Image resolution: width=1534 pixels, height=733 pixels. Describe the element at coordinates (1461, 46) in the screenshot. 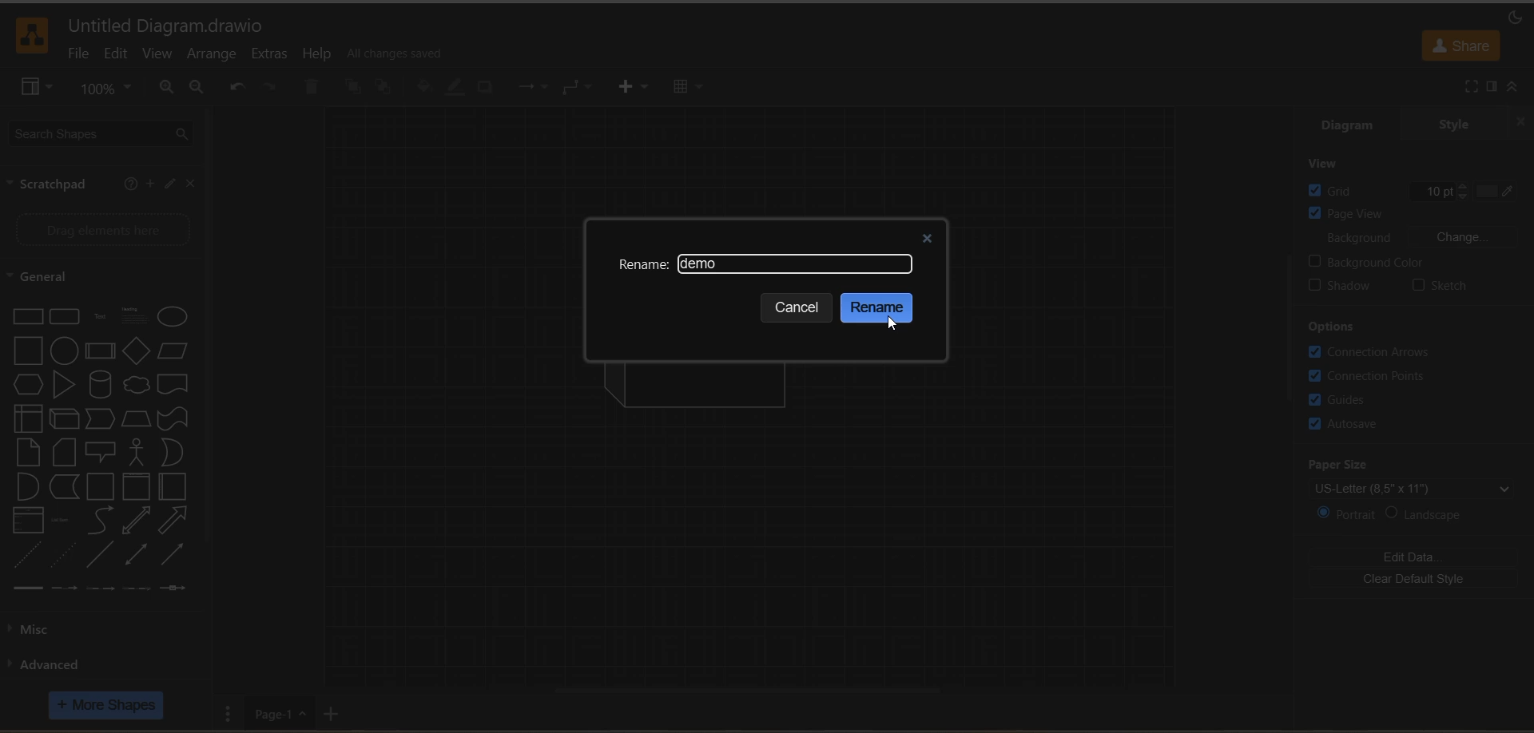

I see `share` at that location.